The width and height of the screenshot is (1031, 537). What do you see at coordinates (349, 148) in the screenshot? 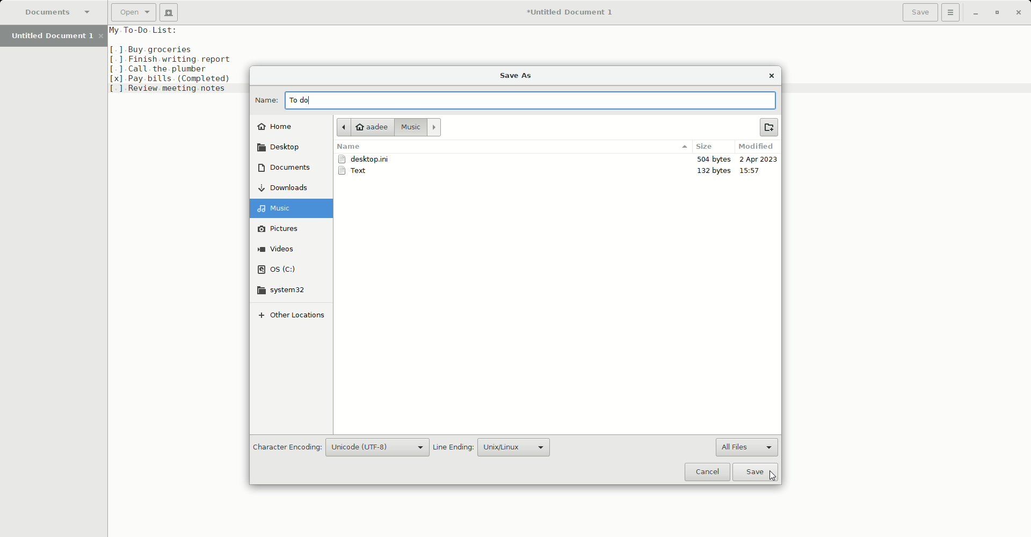
I see `Name` at bounding box center [349, 148].